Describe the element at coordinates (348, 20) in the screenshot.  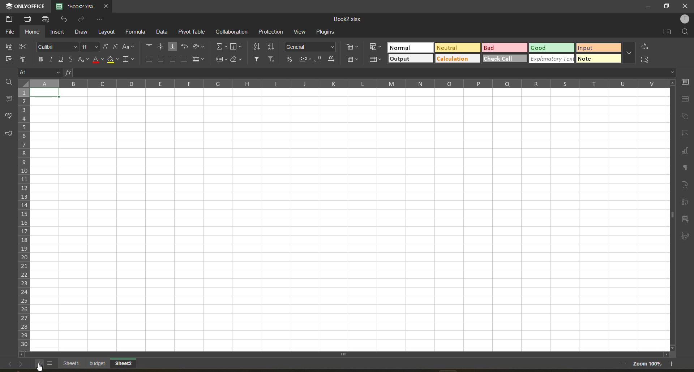
I see `file name` at that location.